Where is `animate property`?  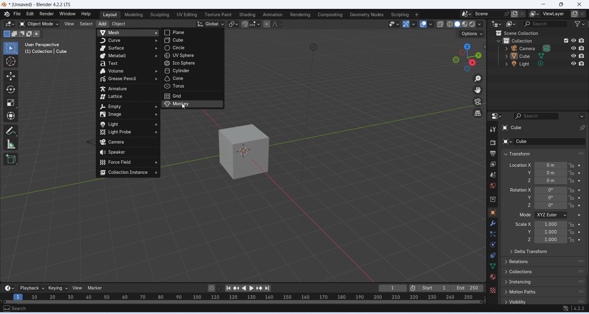 animate property is located at coordinates (579, 240).